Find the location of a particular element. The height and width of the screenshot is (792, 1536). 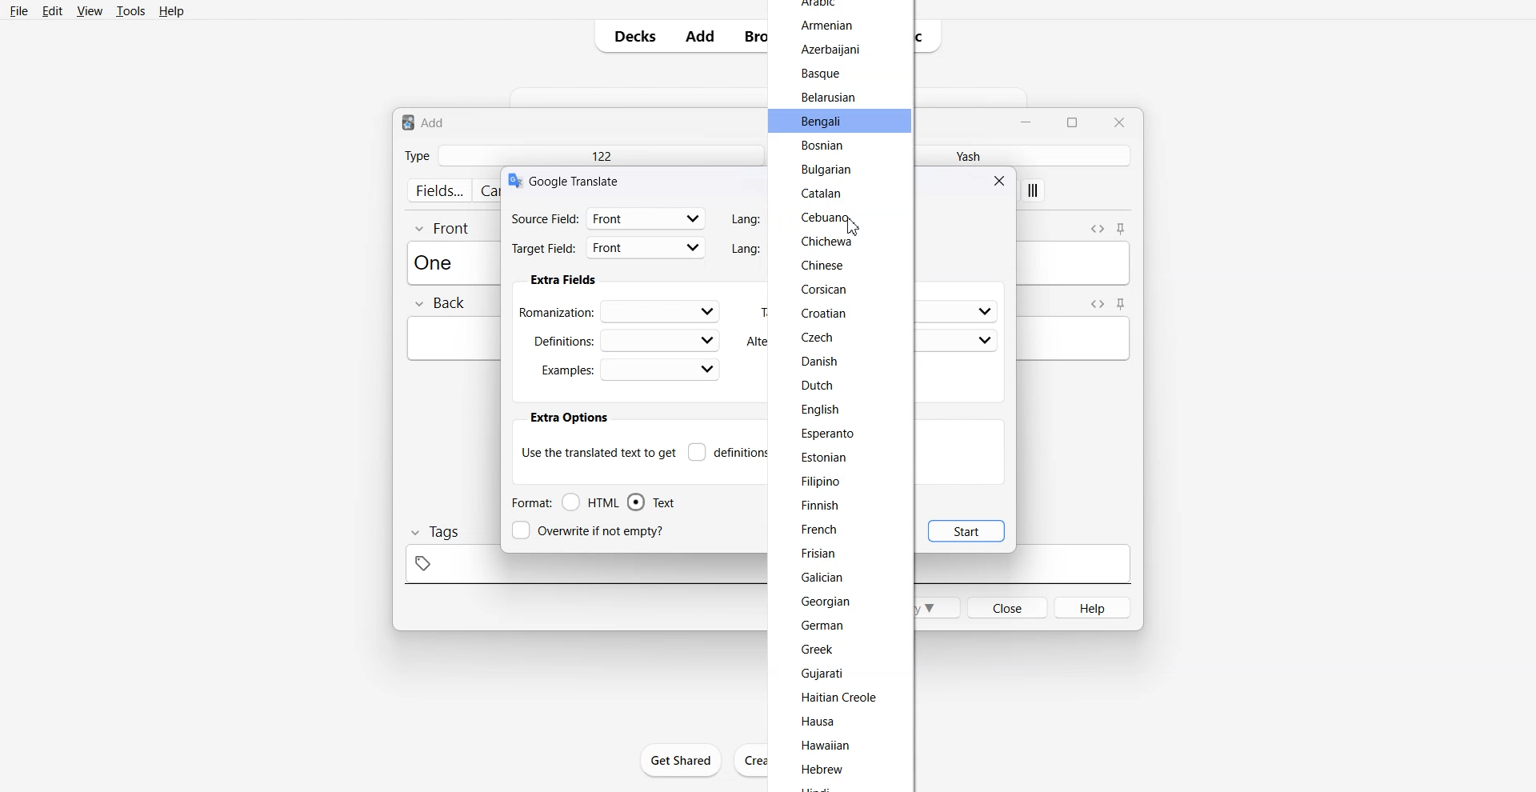

Edit is located at coordinates (52, 10).